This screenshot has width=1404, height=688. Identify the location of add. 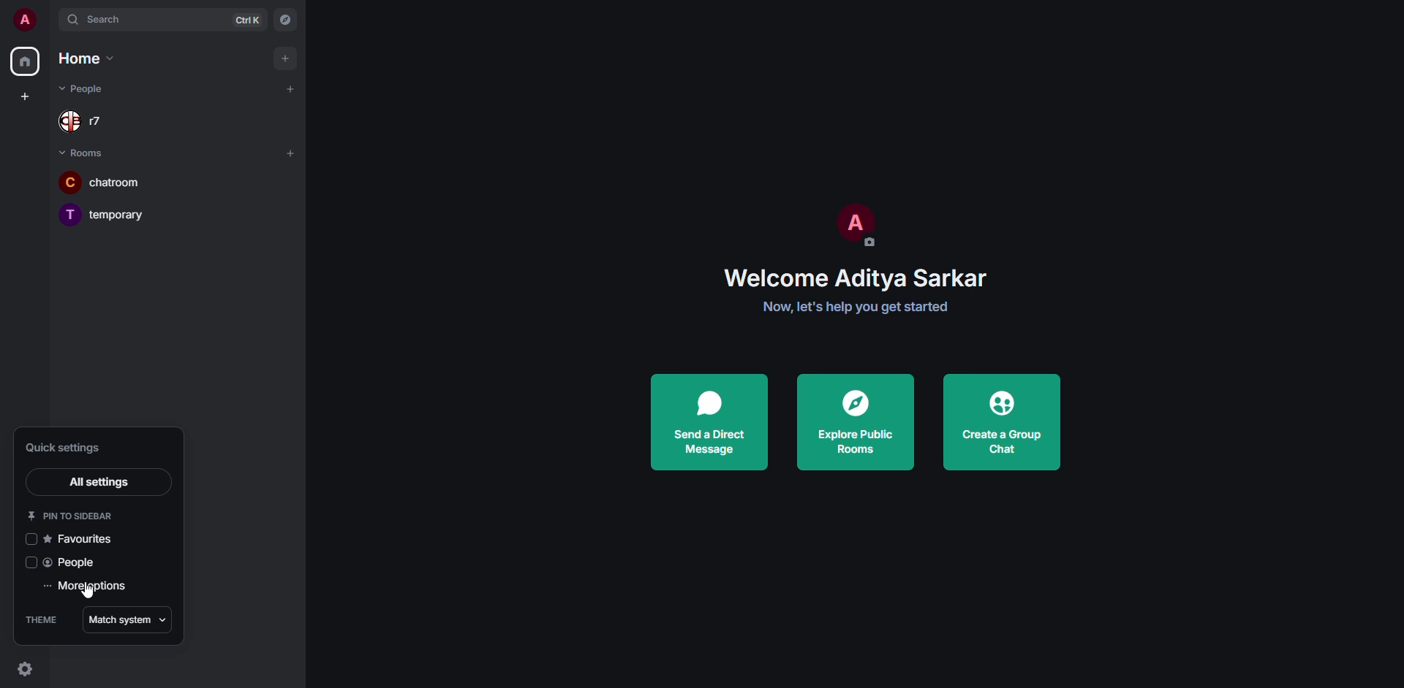
(286, 58).